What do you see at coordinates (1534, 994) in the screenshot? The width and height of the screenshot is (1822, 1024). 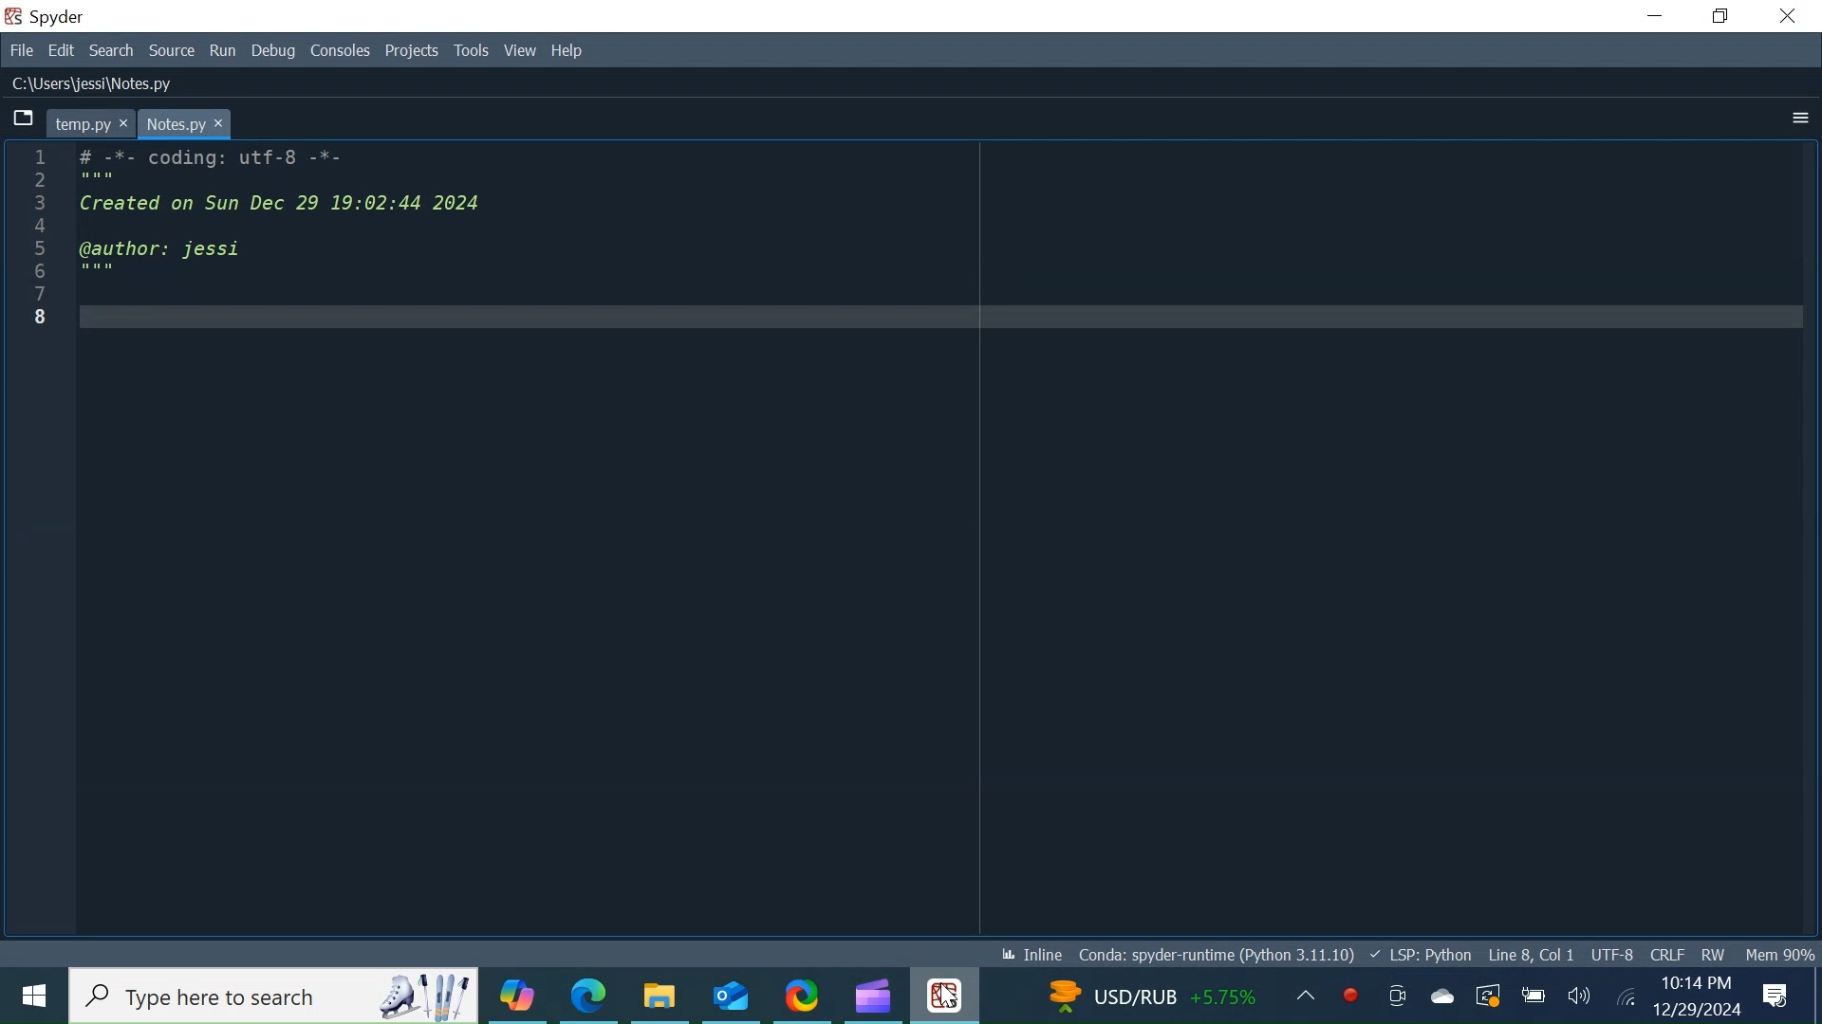 I see `Charge` at bounding box center [1534, 994].